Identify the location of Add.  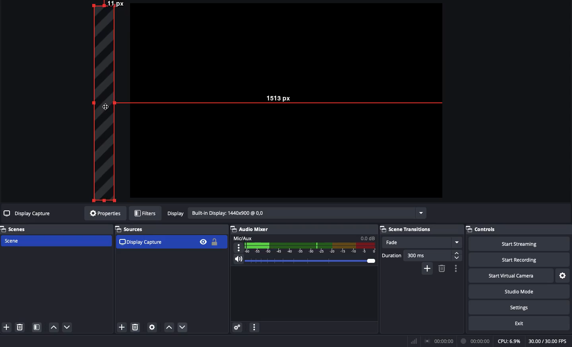
(121, 328).